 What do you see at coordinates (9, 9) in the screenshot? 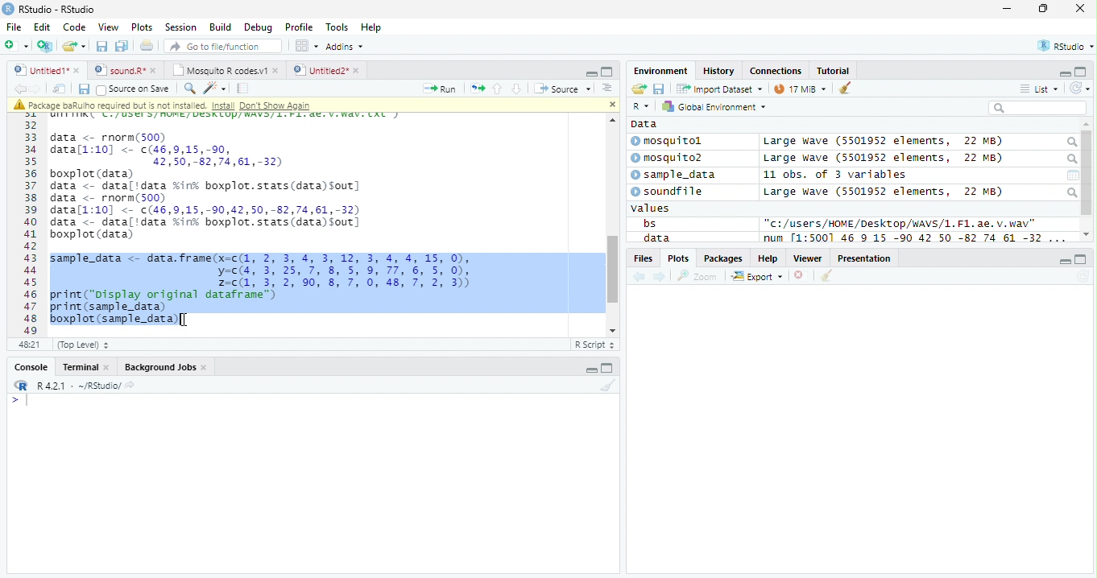
I see `Logo` at bounding box center [9, 9].